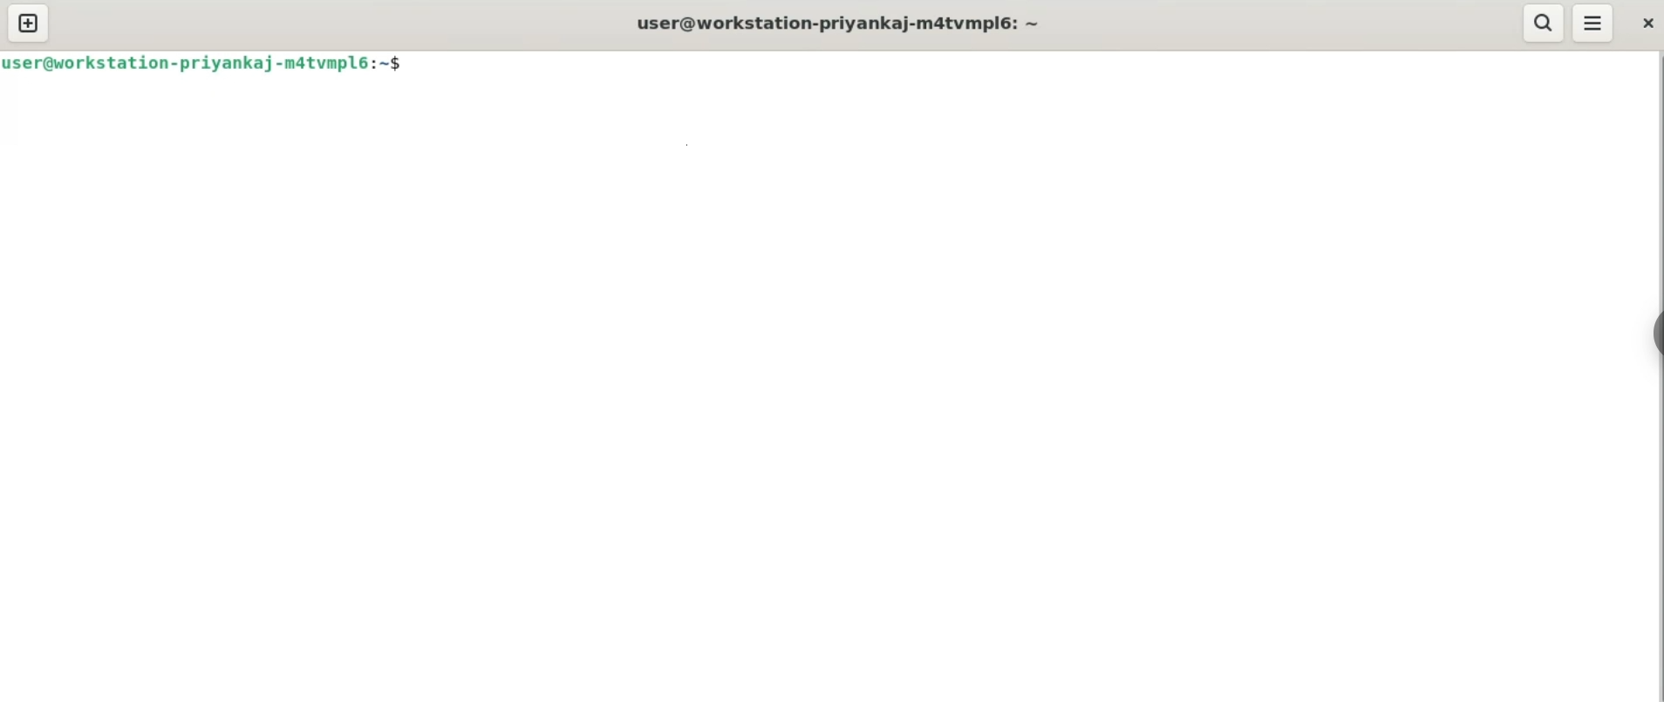 This screenshot has width=1664, height=702. Describe the element at coordinates (1648, 27) in the screenshot. I see `close` at that location.